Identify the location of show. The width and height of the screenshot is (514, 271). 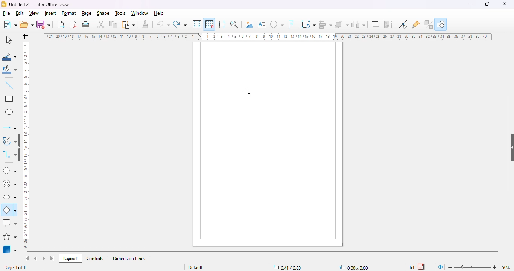
(511, 148).